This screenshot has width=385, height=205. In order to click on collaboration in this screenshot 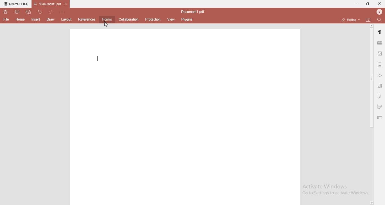, I will do `click(130, 19)`.